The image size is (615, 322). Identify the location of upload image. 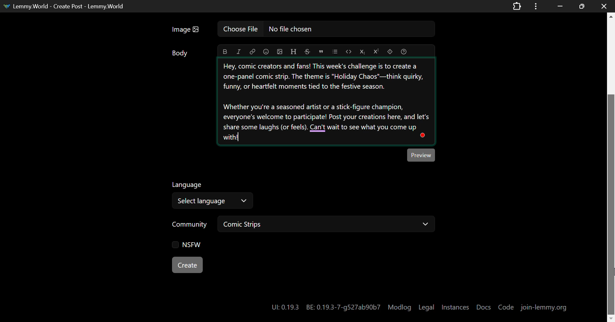
(280, 52).